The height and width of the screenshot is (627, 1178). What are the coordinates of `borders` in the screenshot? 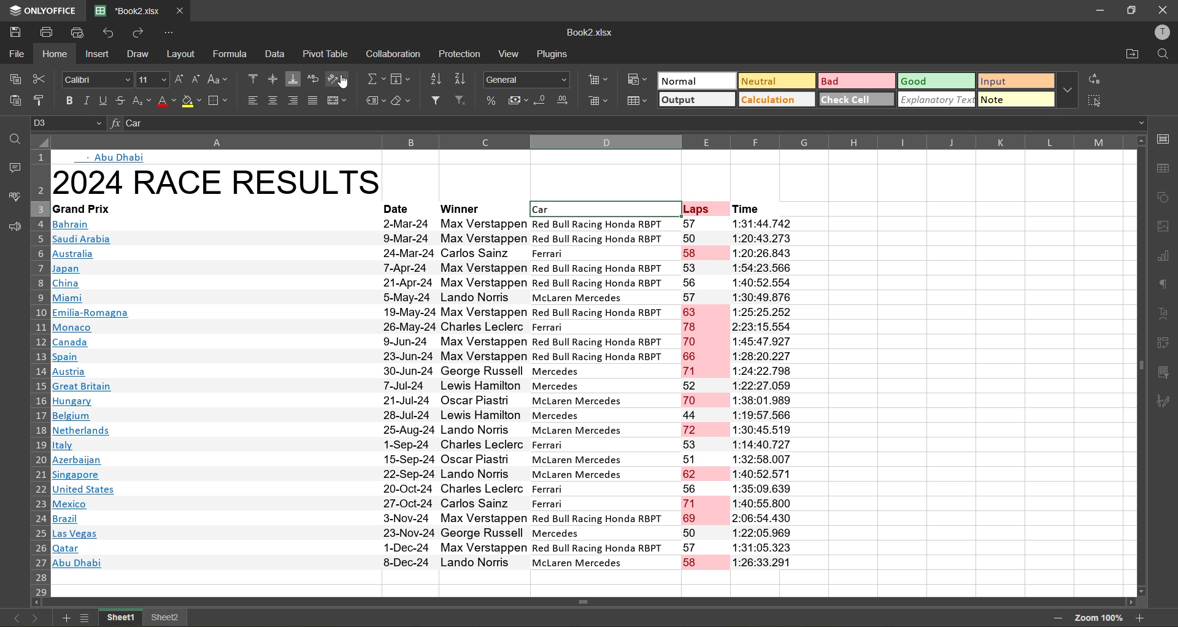 It's located at (219, 103).